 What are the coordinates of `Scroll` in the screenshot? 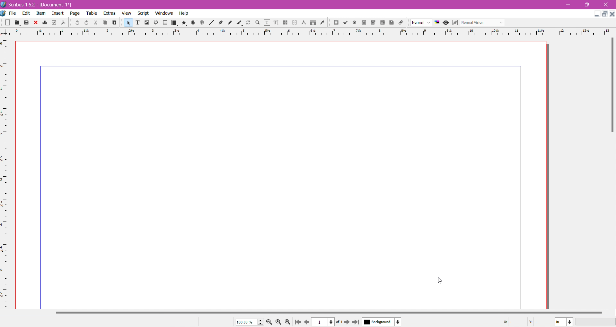 It's located at (306, 312).